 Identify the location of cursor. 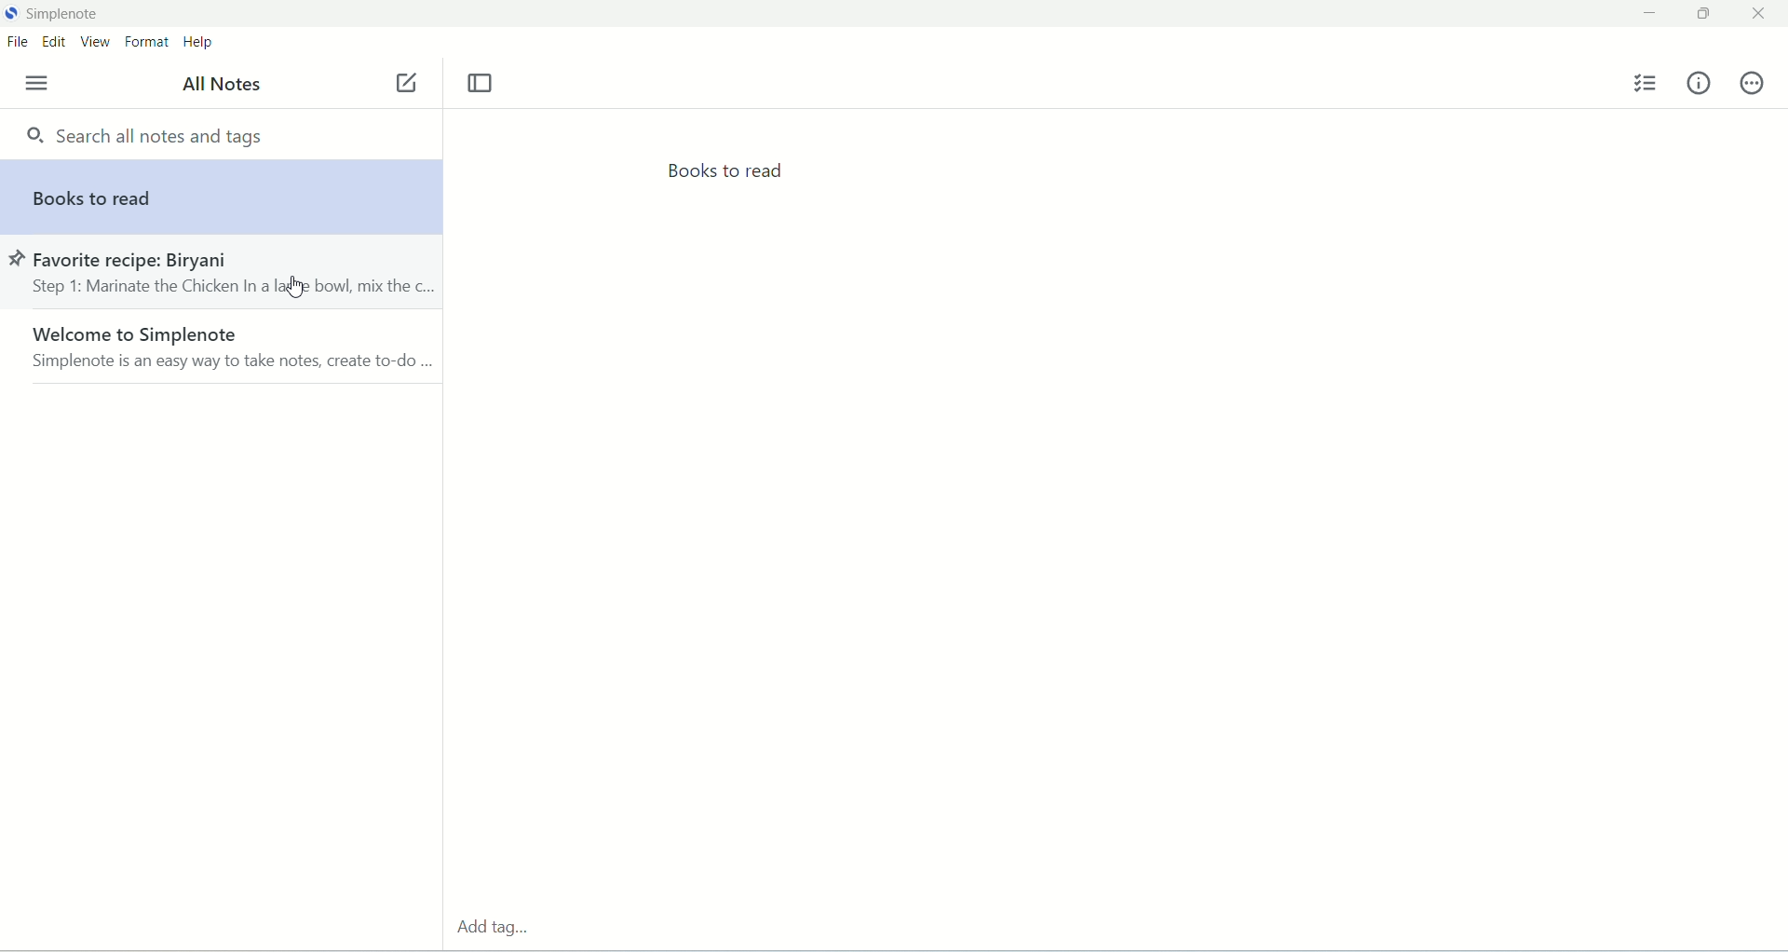
(299, 285).